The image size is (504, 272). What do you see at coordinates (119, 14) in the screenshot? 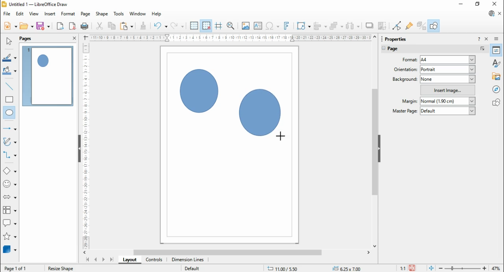
I see `tools` at bounding box center [119, 14].